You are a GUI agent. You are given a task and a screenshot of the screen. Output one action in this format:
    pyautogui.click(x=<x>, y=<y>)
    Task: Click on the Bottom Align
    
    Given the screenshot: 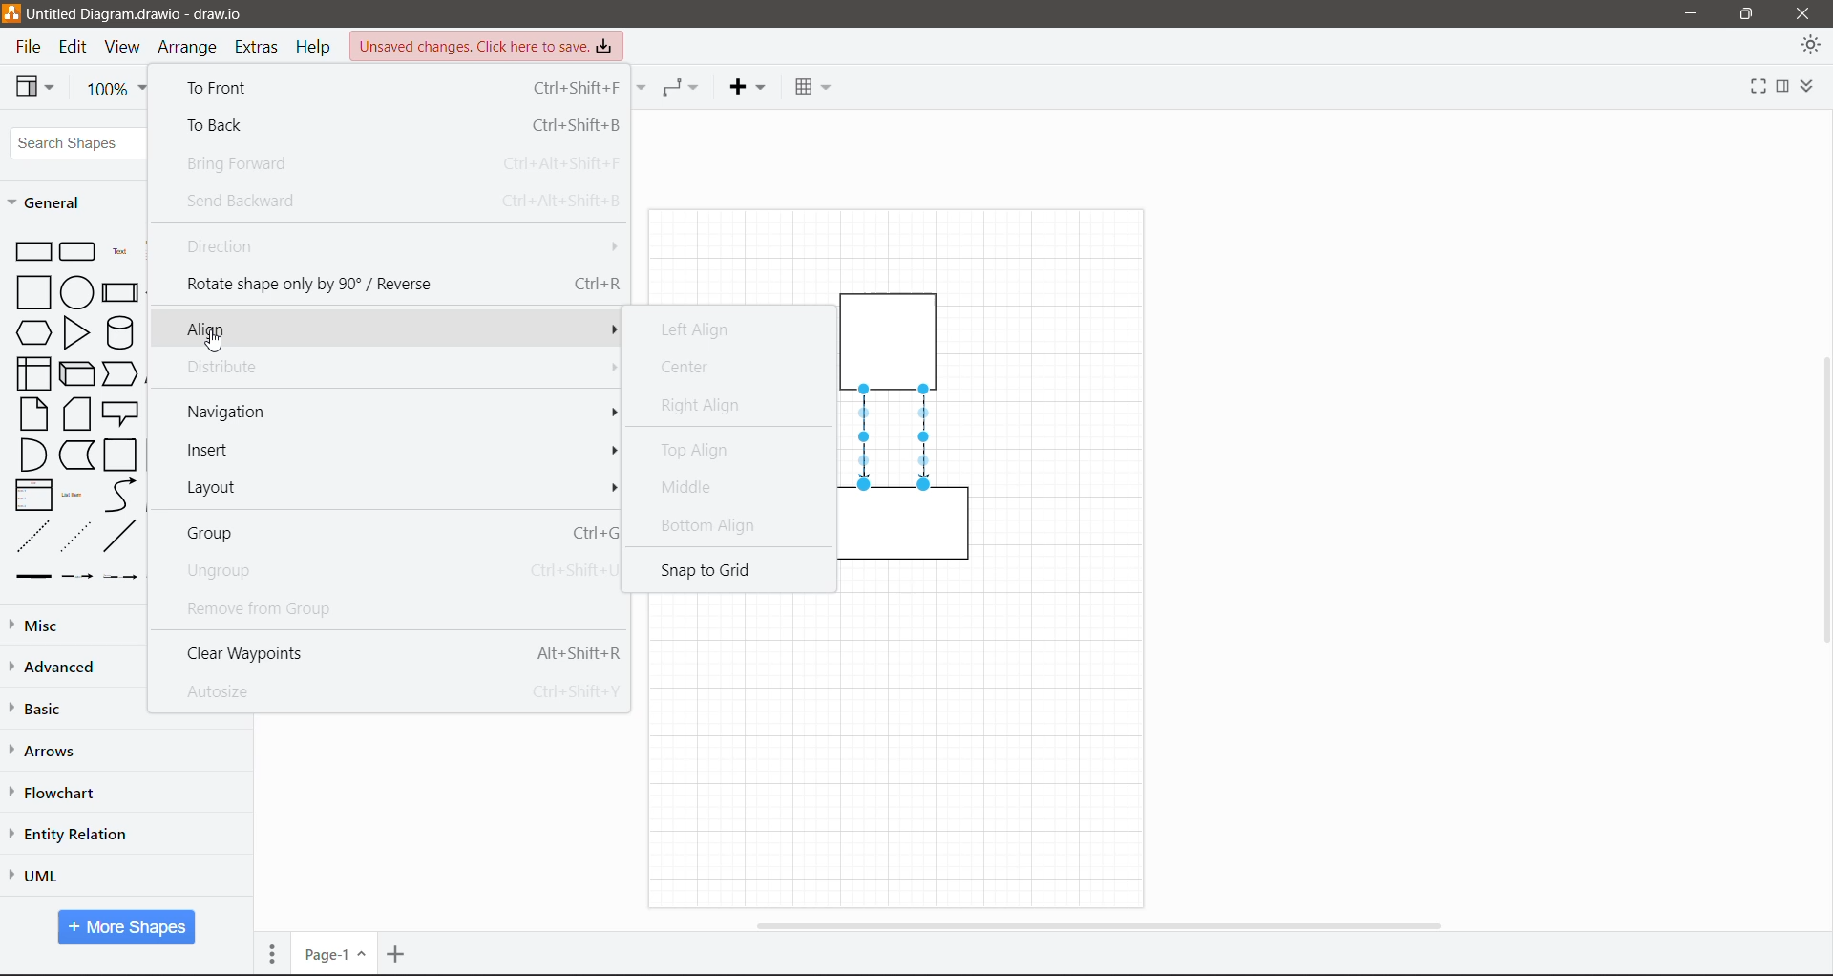 What is the action you would take?
    pyautogui.click(x=716, y=525)
    